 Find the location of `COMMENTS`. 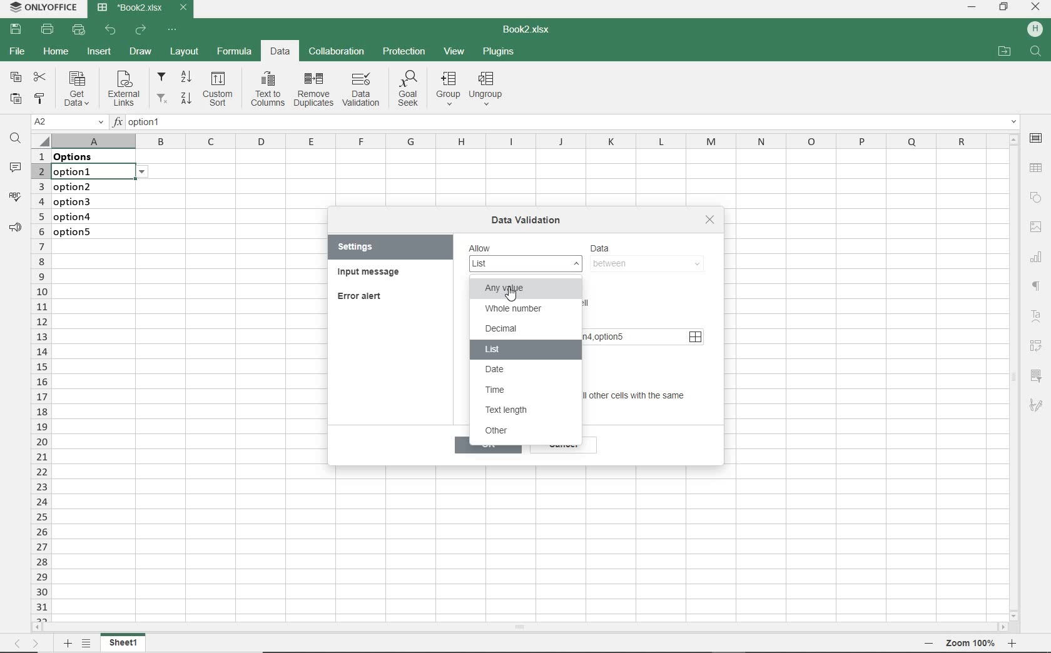

COMMENTS is located at coordinates (16, 168).